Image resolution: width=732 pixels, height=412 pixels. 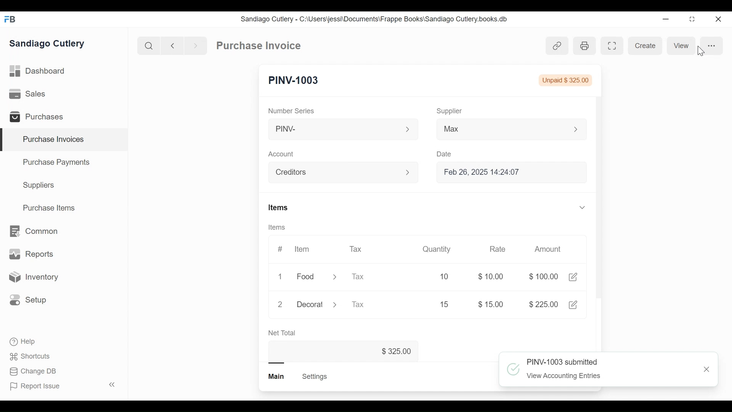 I want to click on Create, so click(x=644, y=46).